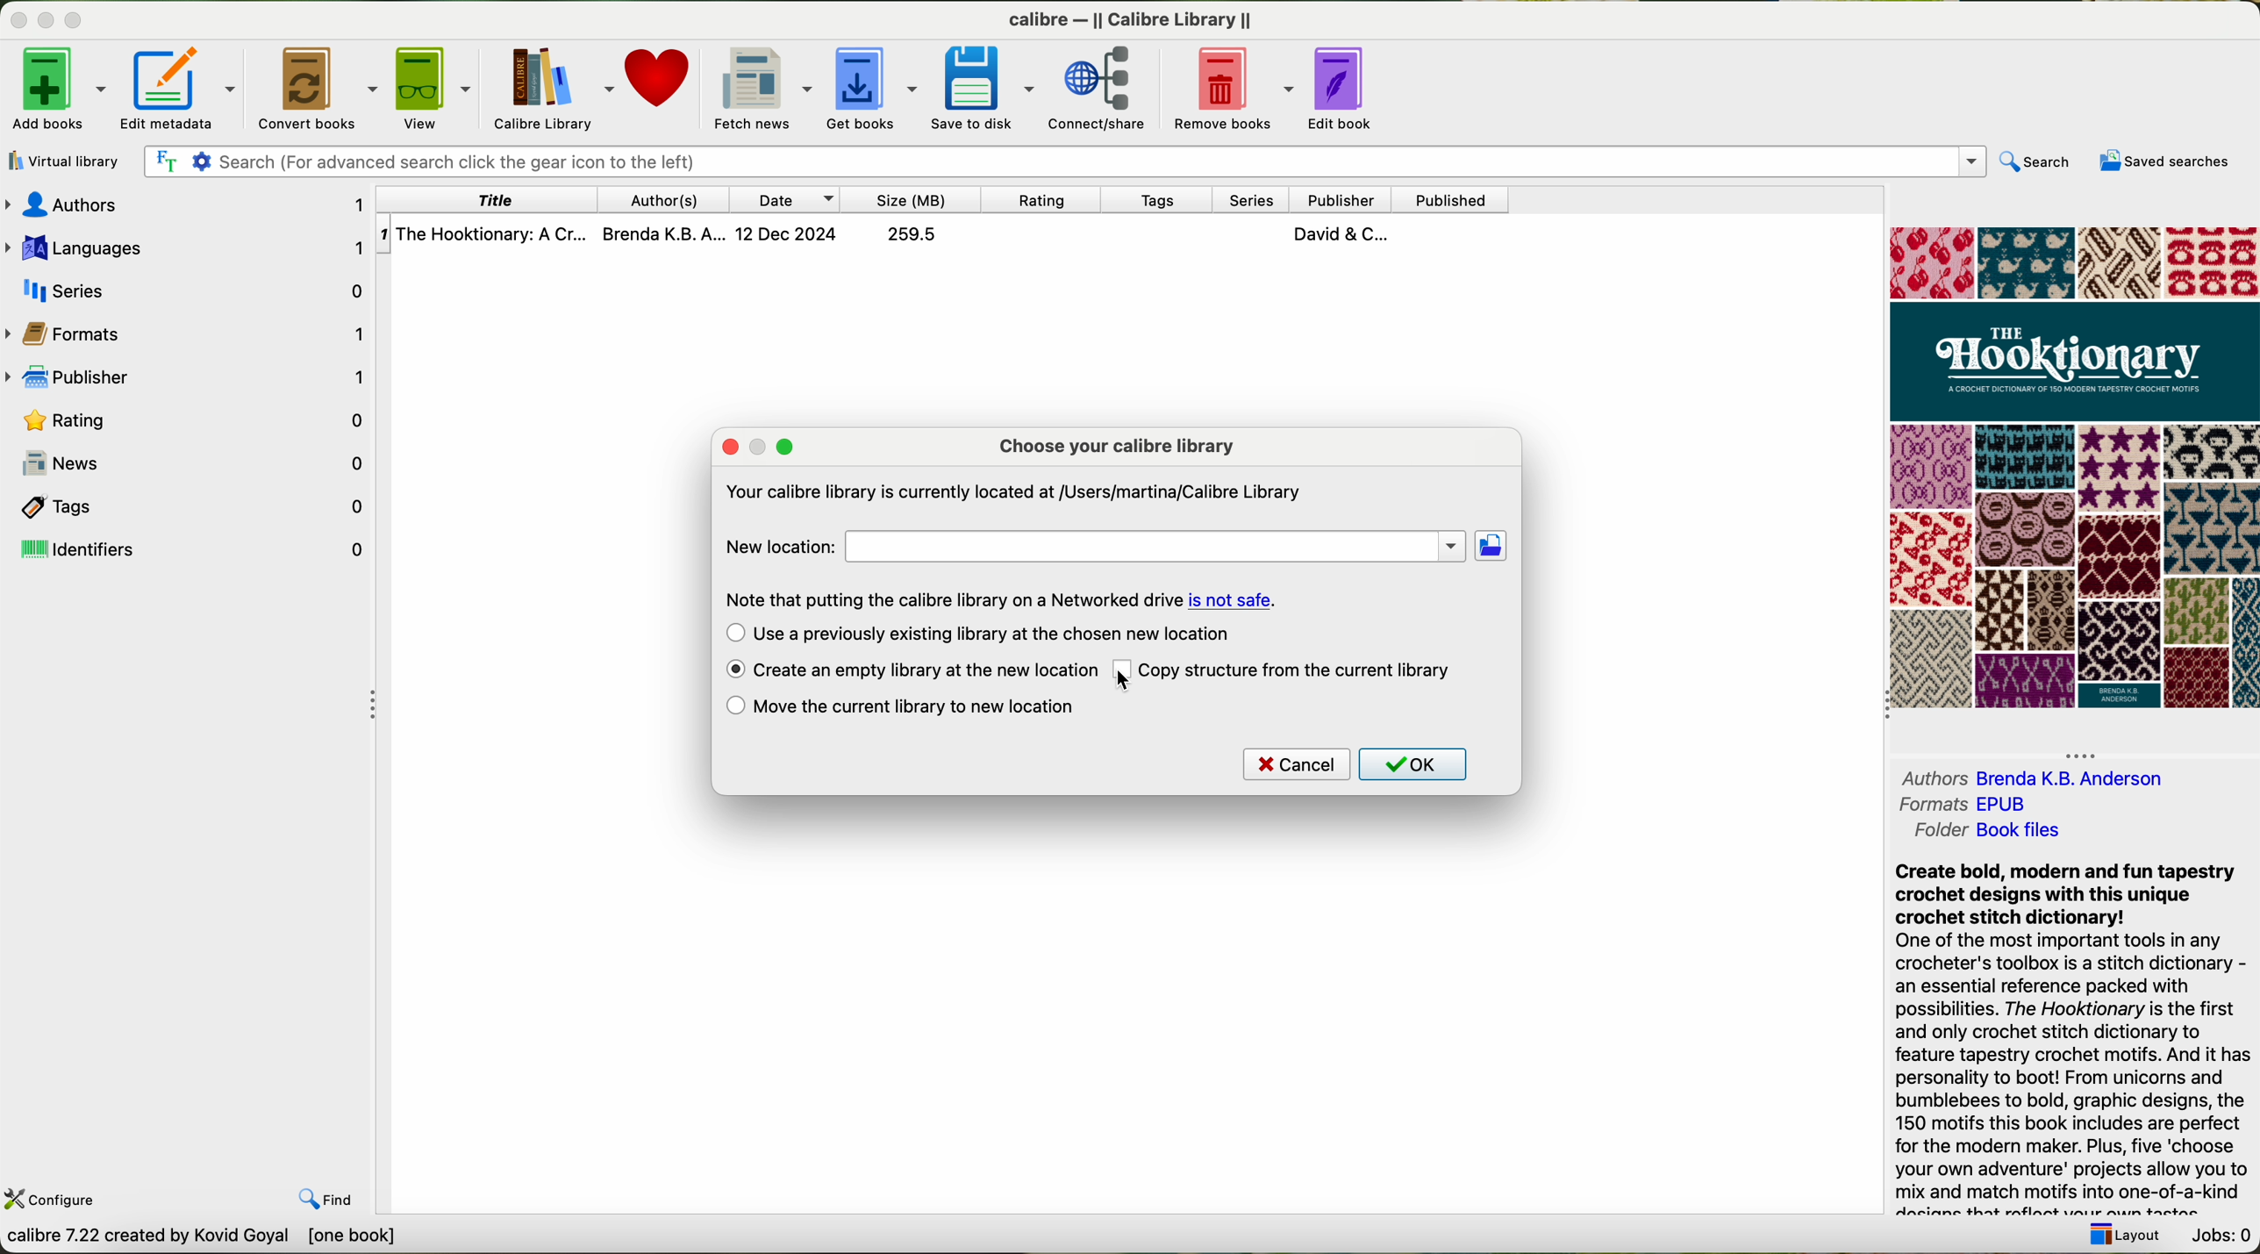 The width and height of the screenshot is (2260, 1254). Describe the element at coordinates (1122, 667) in the screenshot. I see `checkbox` at that location.